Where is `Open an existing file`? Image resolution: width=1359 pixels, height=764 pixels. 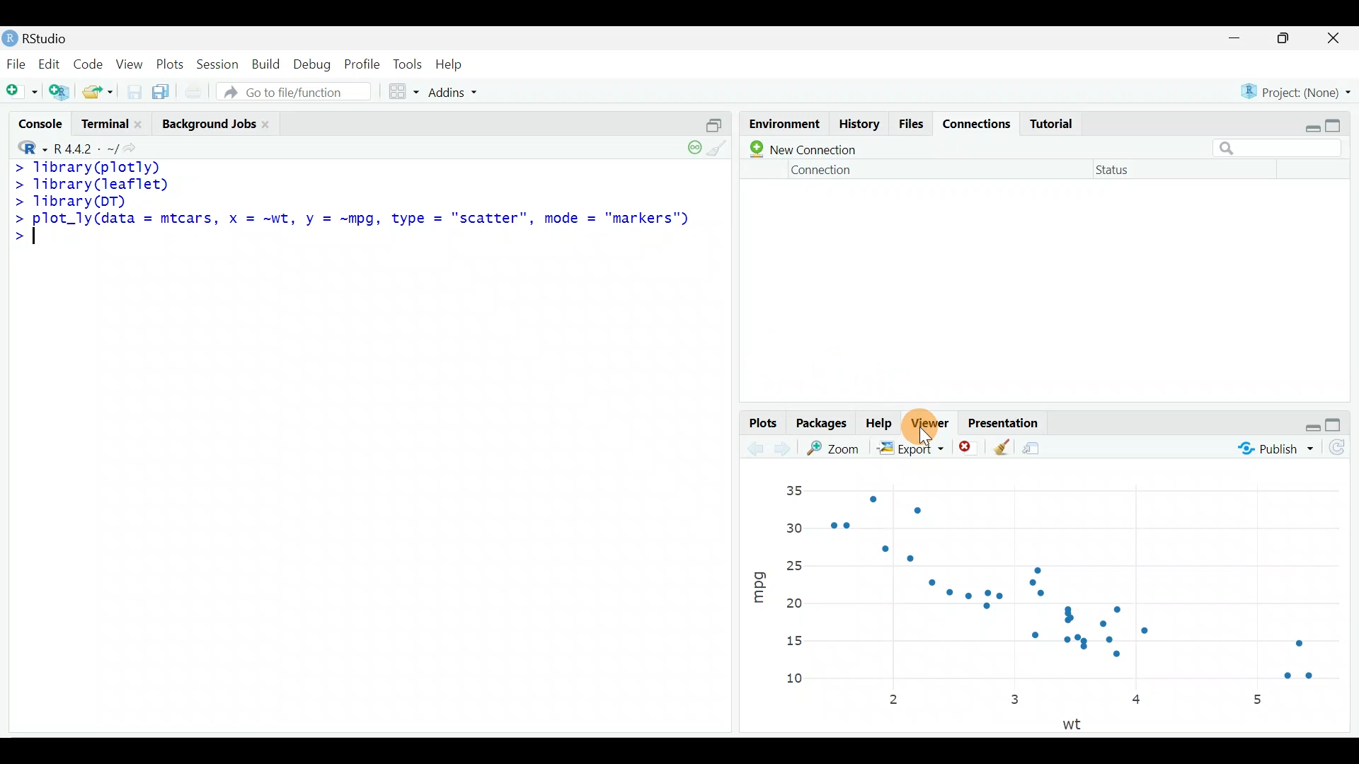 Open an existing file is located at coordinates (99, 93).